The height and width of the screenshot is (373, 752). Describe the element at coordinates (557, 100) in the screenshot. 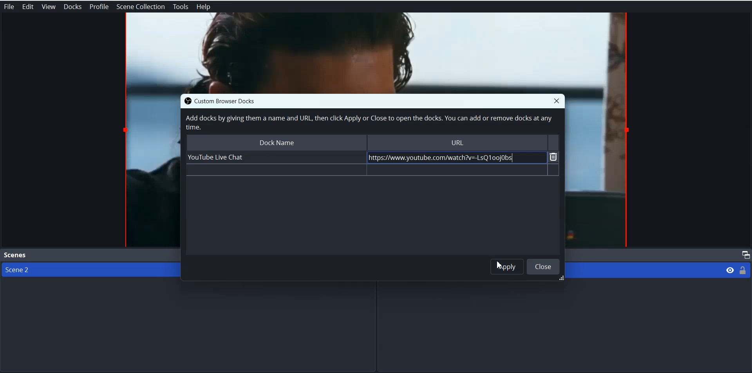

I see `Close` at that location.